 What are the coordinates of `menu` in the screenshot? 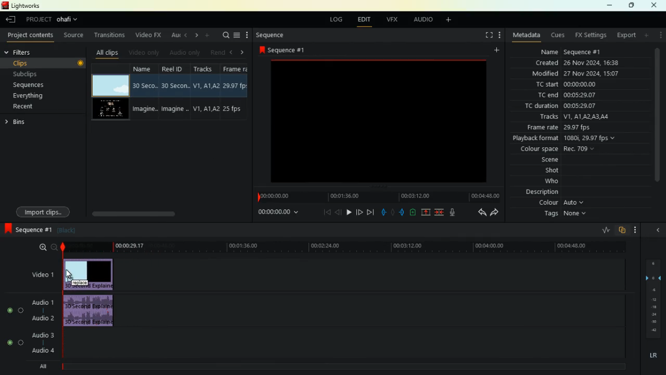 It's located at (237, 36).